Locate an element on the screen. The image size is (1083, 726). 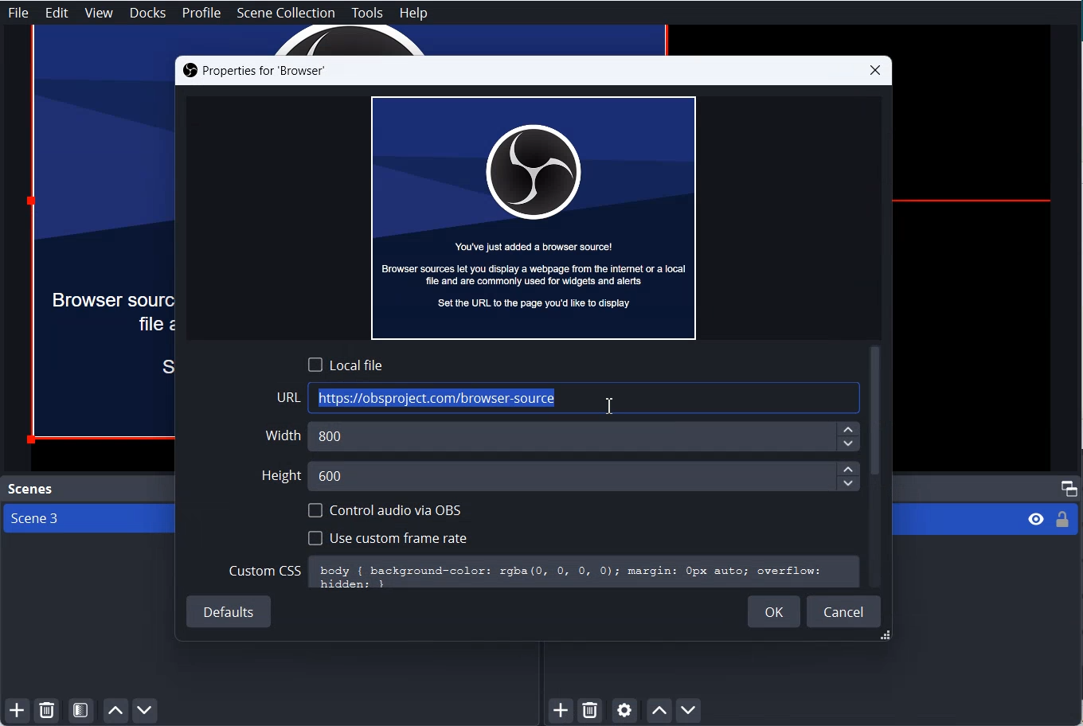
Properties of Browser is located at coordinates (253, 71).